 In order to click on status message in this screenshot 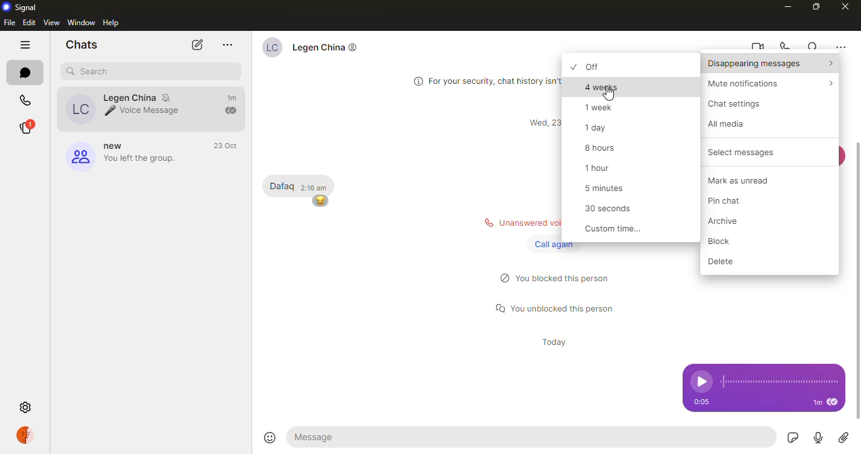, I will do `click(559, 278)`.